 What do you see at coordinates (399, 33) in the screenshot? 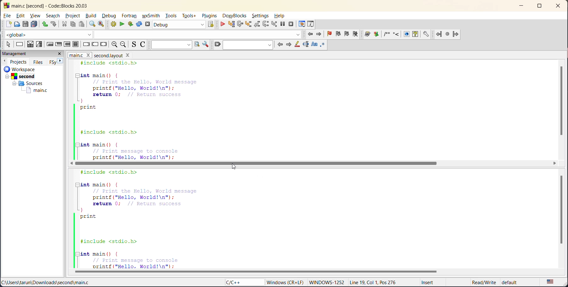
I see `doxyblocks references` at bounding box center [399, 33].